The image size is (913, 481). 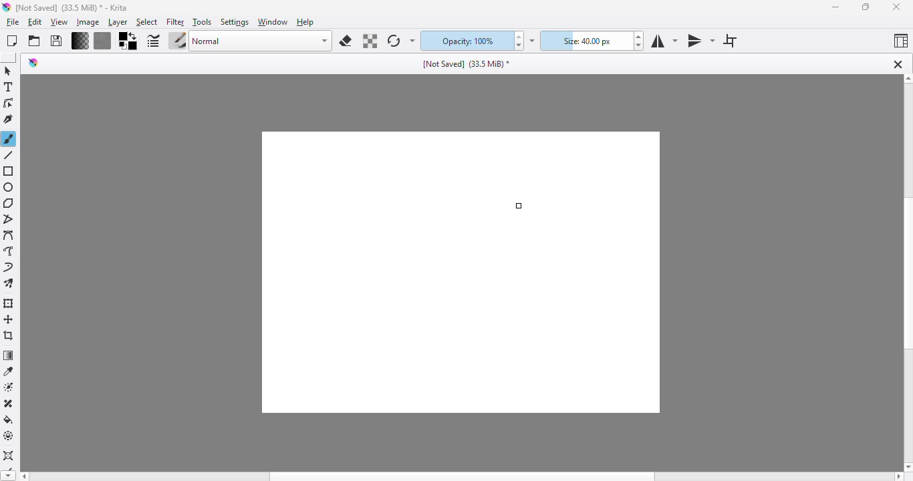 What do you see at coordinates (178, 41) in the screenshot?
I see `choose brush preset` at bounding box center [178, 41].